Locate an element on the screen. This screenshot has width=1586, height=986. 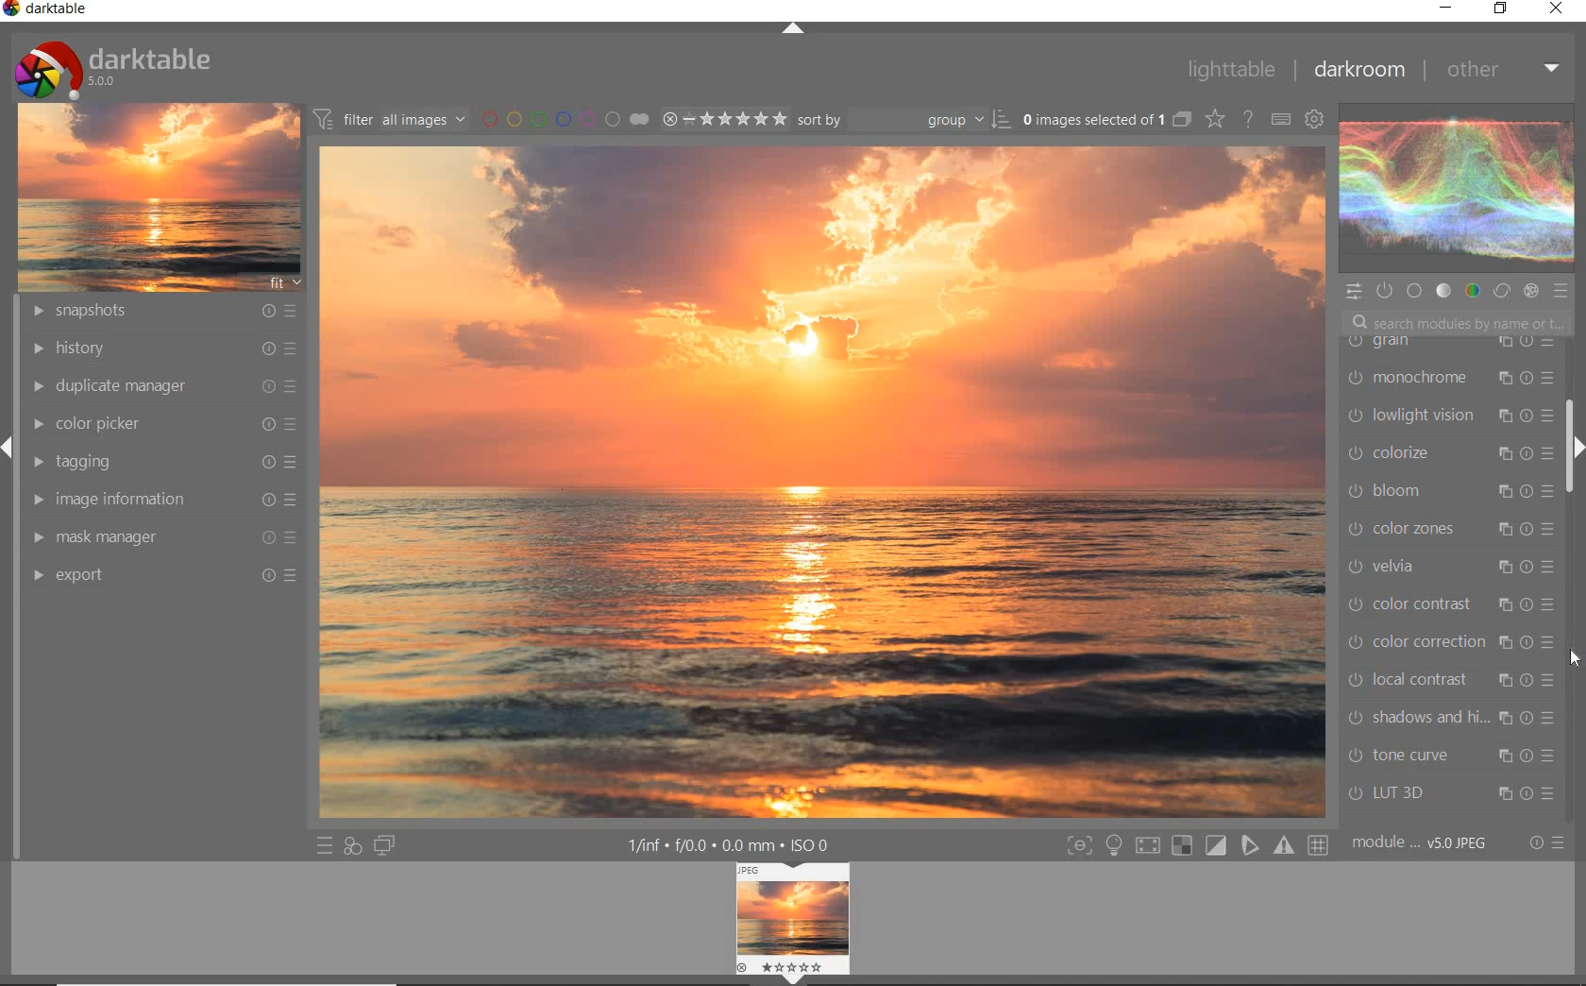
IMAGE is located at coordinates (159, 195).